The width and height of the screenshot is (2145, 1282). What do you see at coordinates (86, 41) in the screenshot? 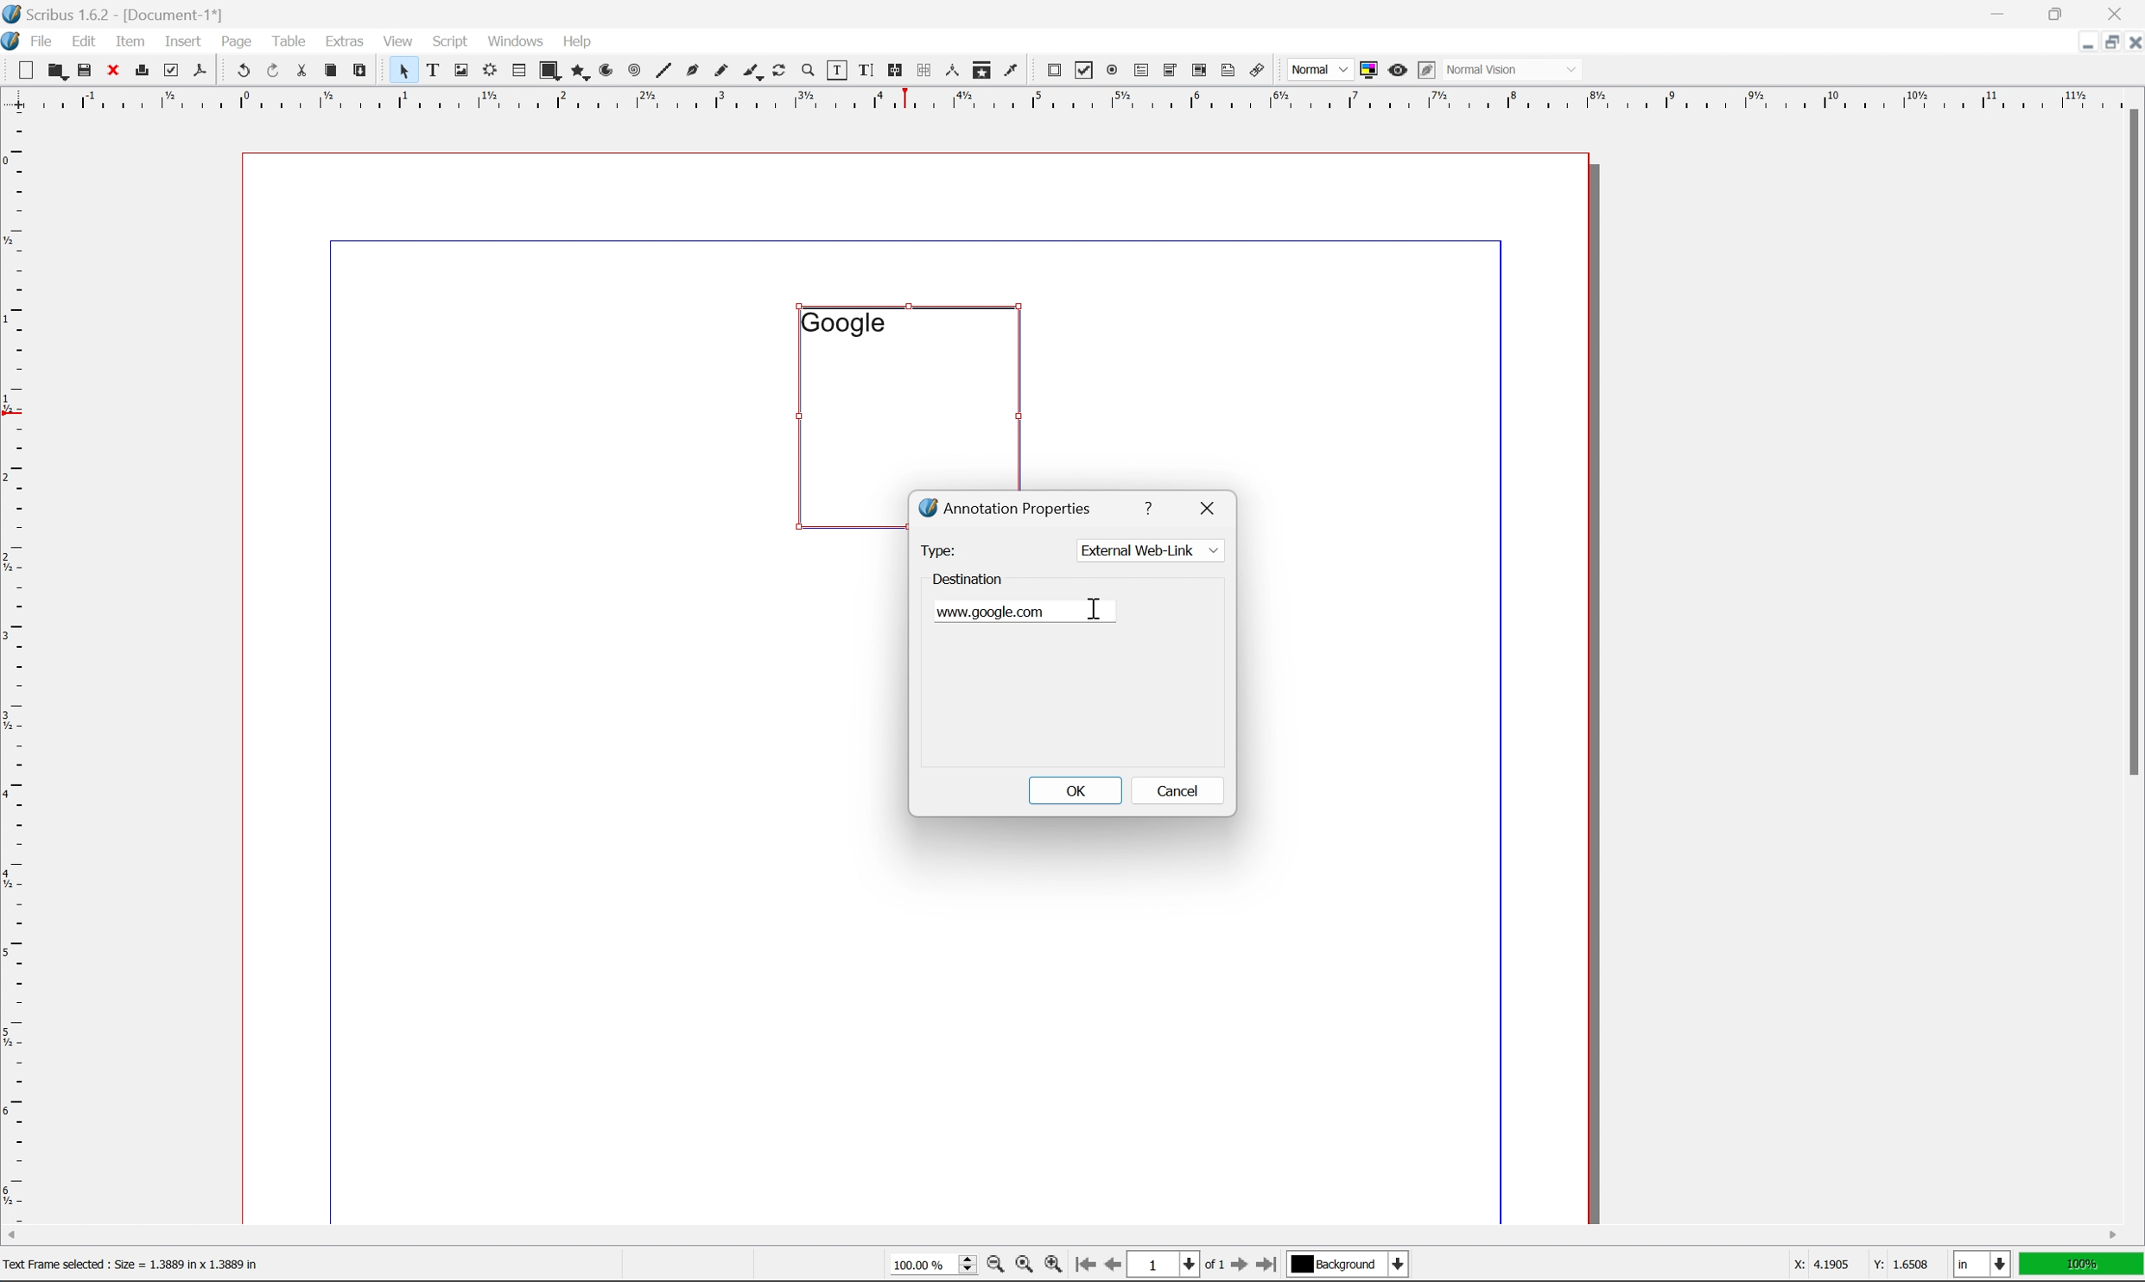
I see `edit` at bounding box center [86, 41].